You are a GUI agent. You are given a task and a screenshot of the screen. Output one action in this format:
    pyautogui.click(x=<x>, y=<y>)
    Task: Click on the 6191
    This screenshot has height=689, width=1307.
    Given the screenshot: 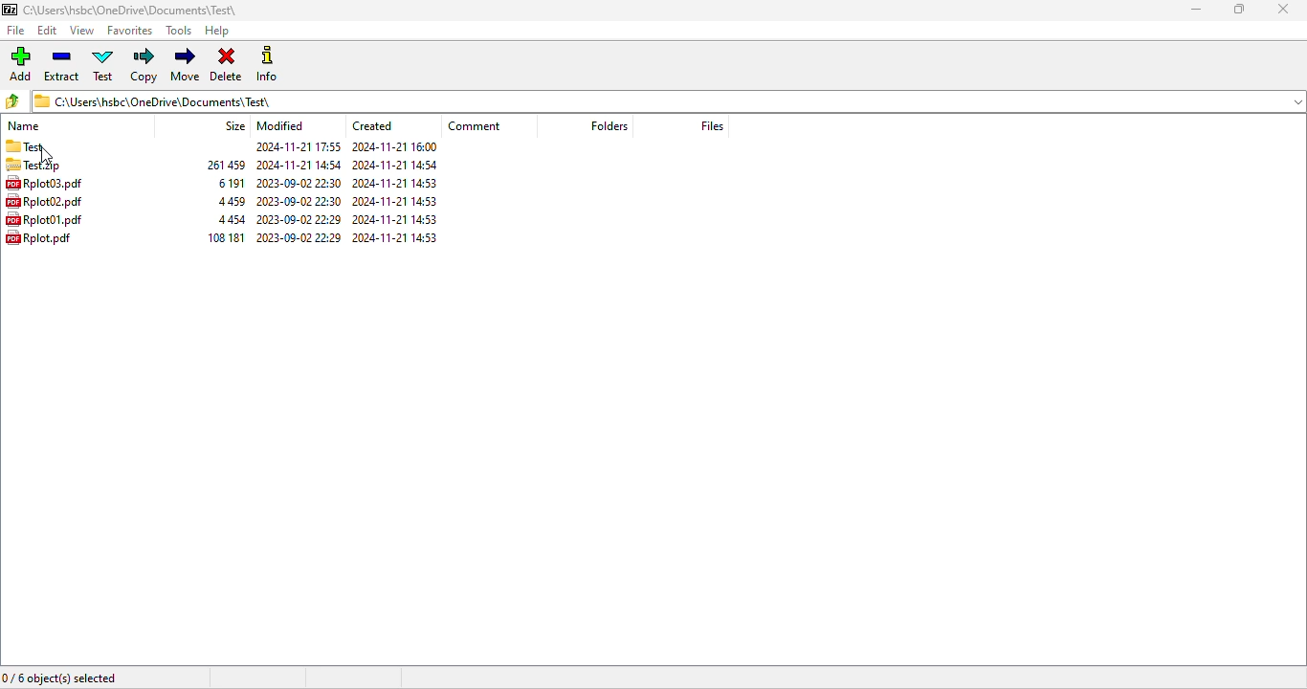 What is the action you would take?
    pyautogui.click(x=230, y=183)
    